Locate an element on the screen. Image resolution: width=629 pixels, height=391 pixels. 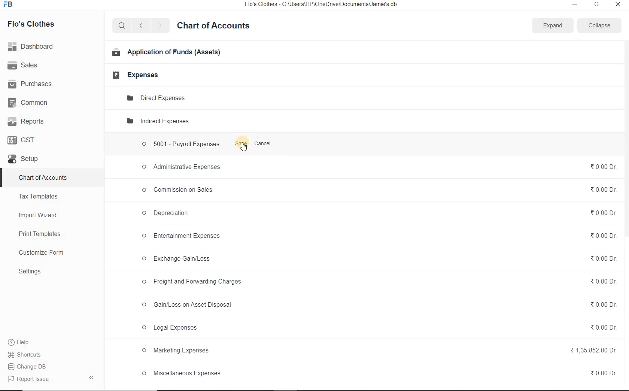
© Marketing Expenses %1,35,852.00 Dr. is located at coordinates (379, 351).